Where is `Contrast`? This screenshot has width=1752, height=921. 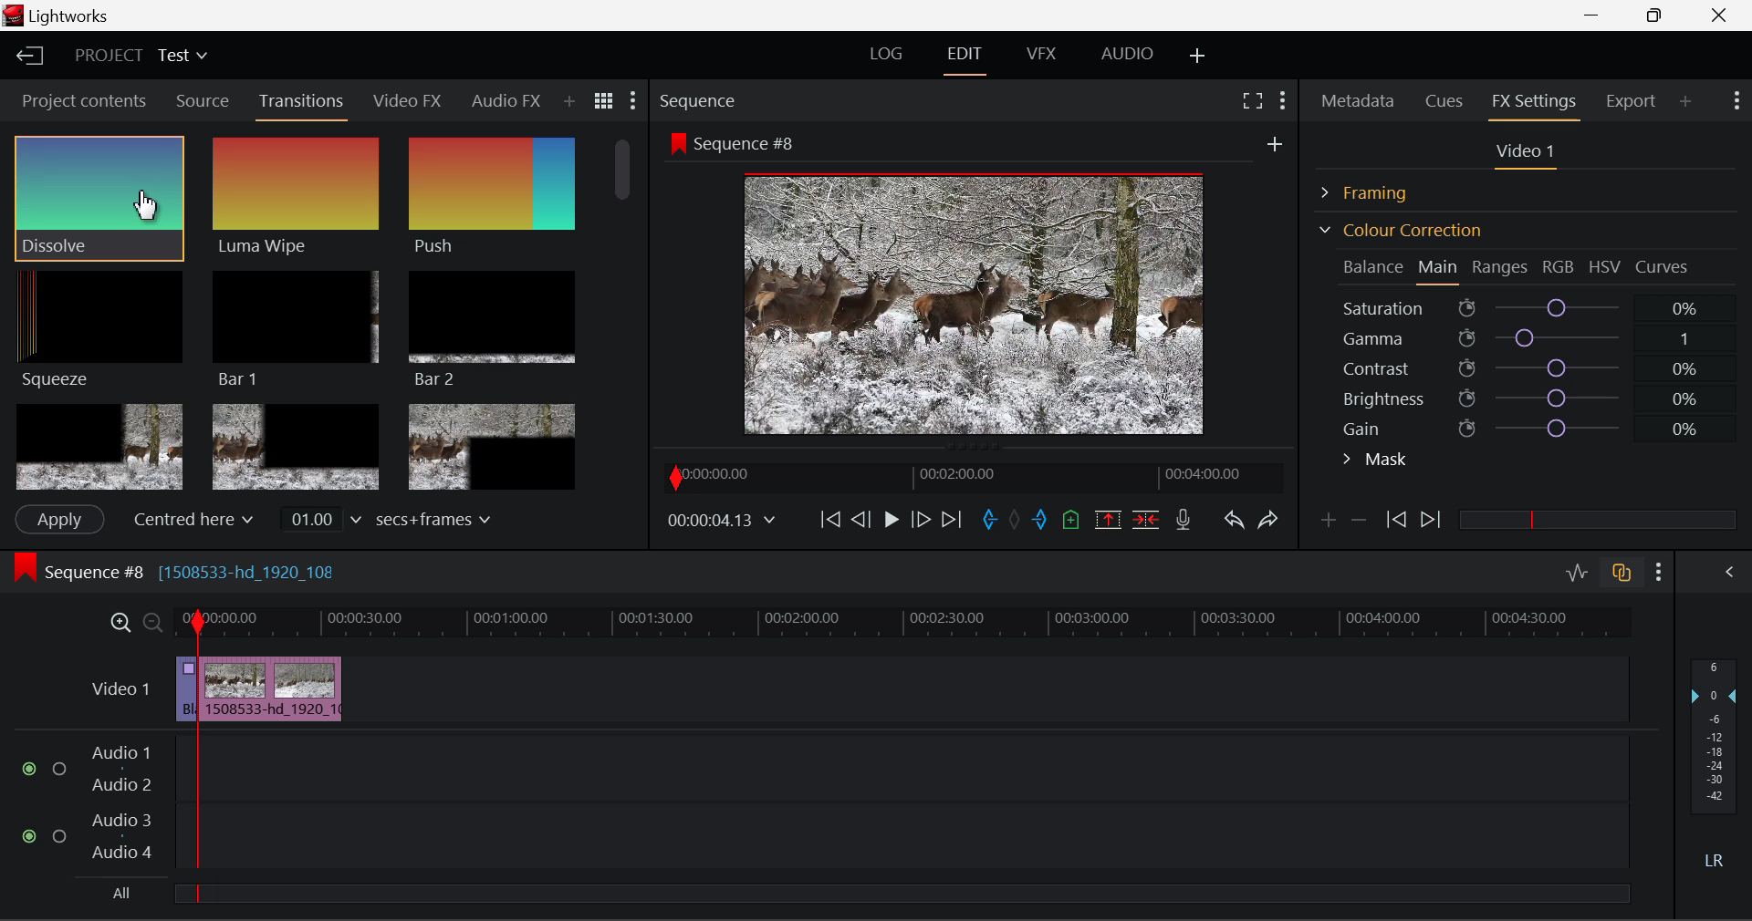
Contrast is located at coordinates (1528, 367).